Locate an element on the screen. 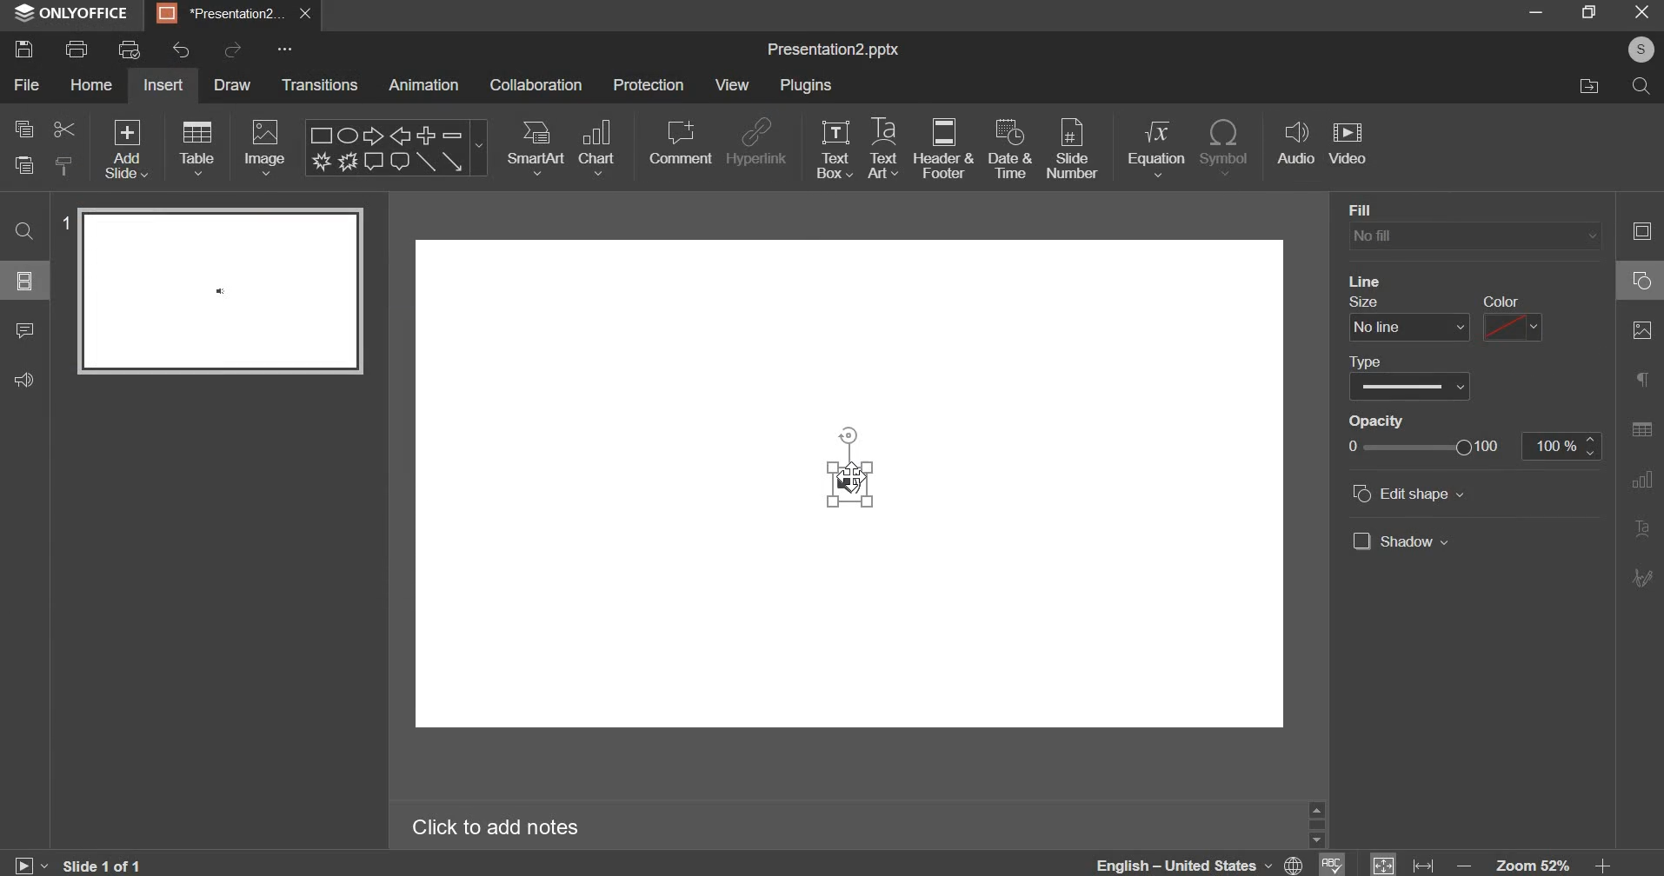 The image size is (1664, 876). line type is located at coordinates (1410, 387).